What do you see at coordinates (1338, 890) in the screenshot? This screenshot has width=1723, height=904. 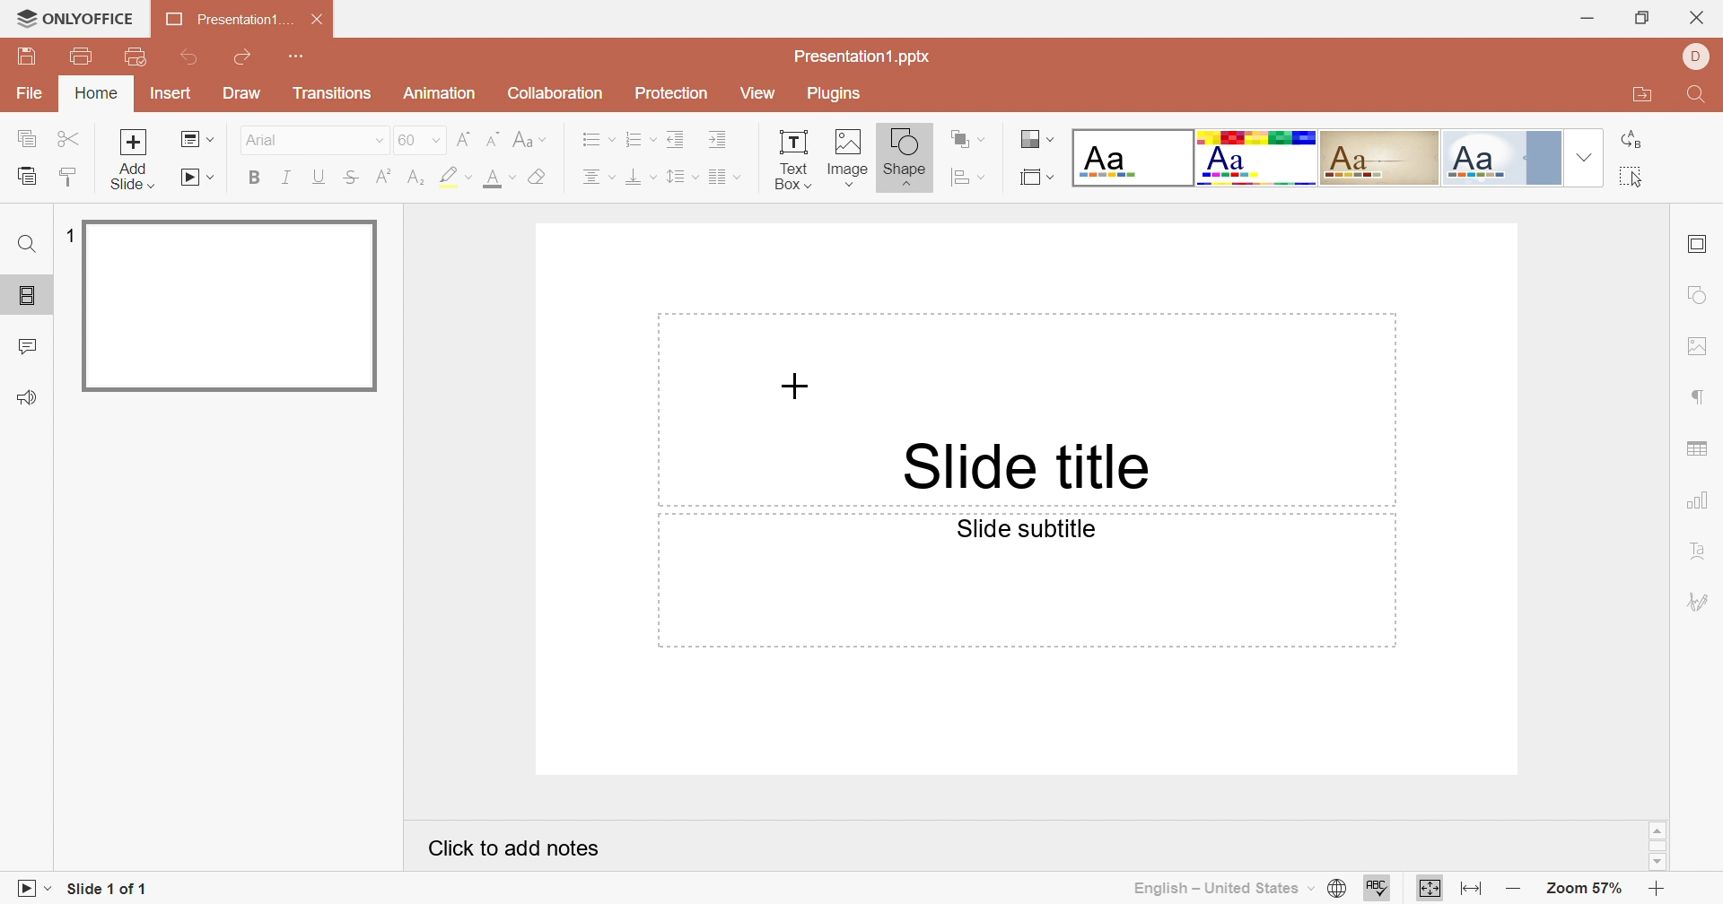 I see `Set document language` at bounding box center [1338, 890].